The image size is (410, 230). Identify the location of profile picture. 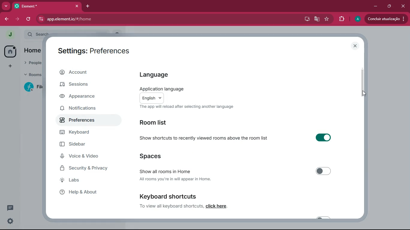
(10, 34).